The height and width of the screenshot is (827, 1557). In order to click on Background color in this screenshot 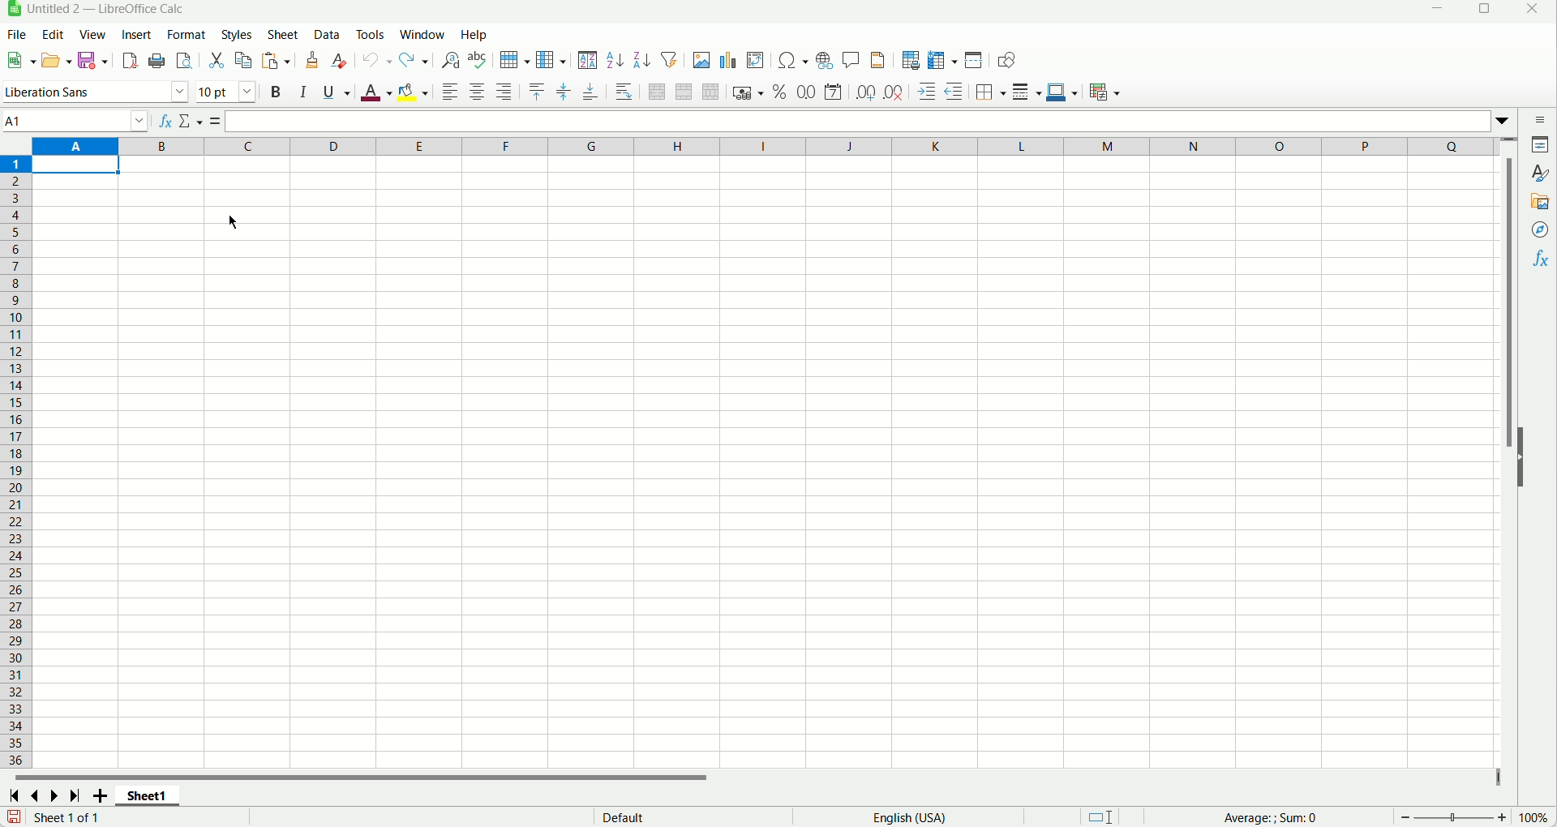, I will do `click(414, 94)`.